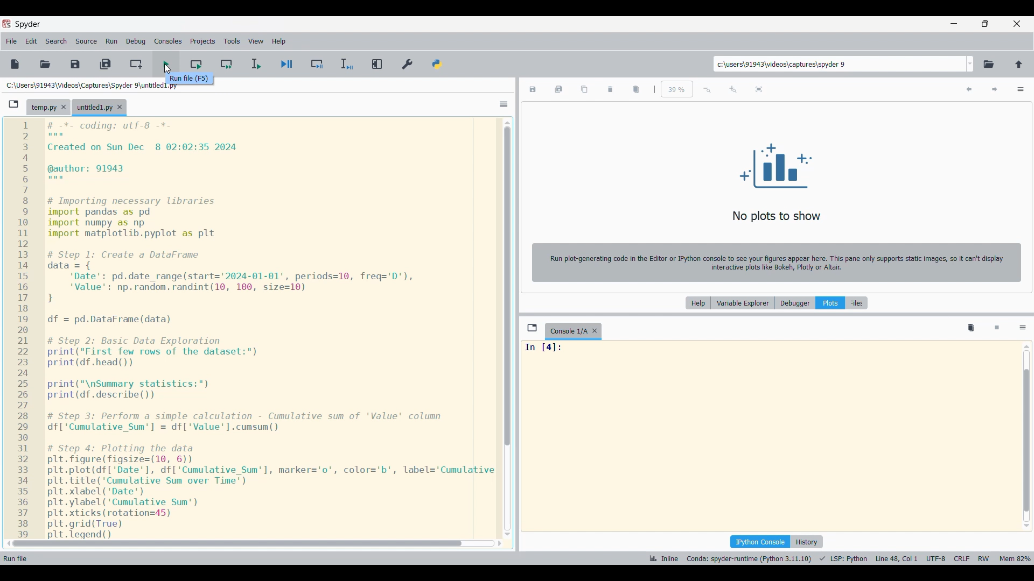  Describe the element at coordinates (986, 558) in the screenshot. I see `rw` at that location.